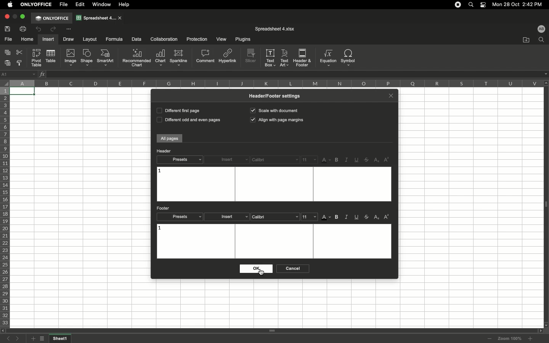 The height and width of the screenshot is (343, 549). Describe the element at coordinates (50, 57) in the screenshot. I see `Table` at that location.